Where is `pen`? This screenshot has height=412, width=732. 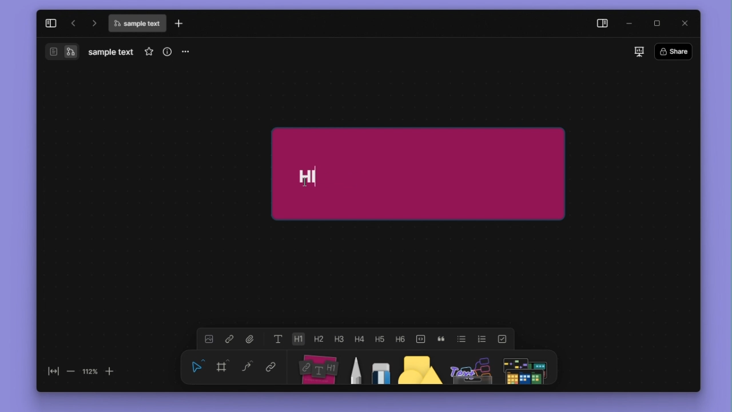 pen is located at coordinates (357, 367).